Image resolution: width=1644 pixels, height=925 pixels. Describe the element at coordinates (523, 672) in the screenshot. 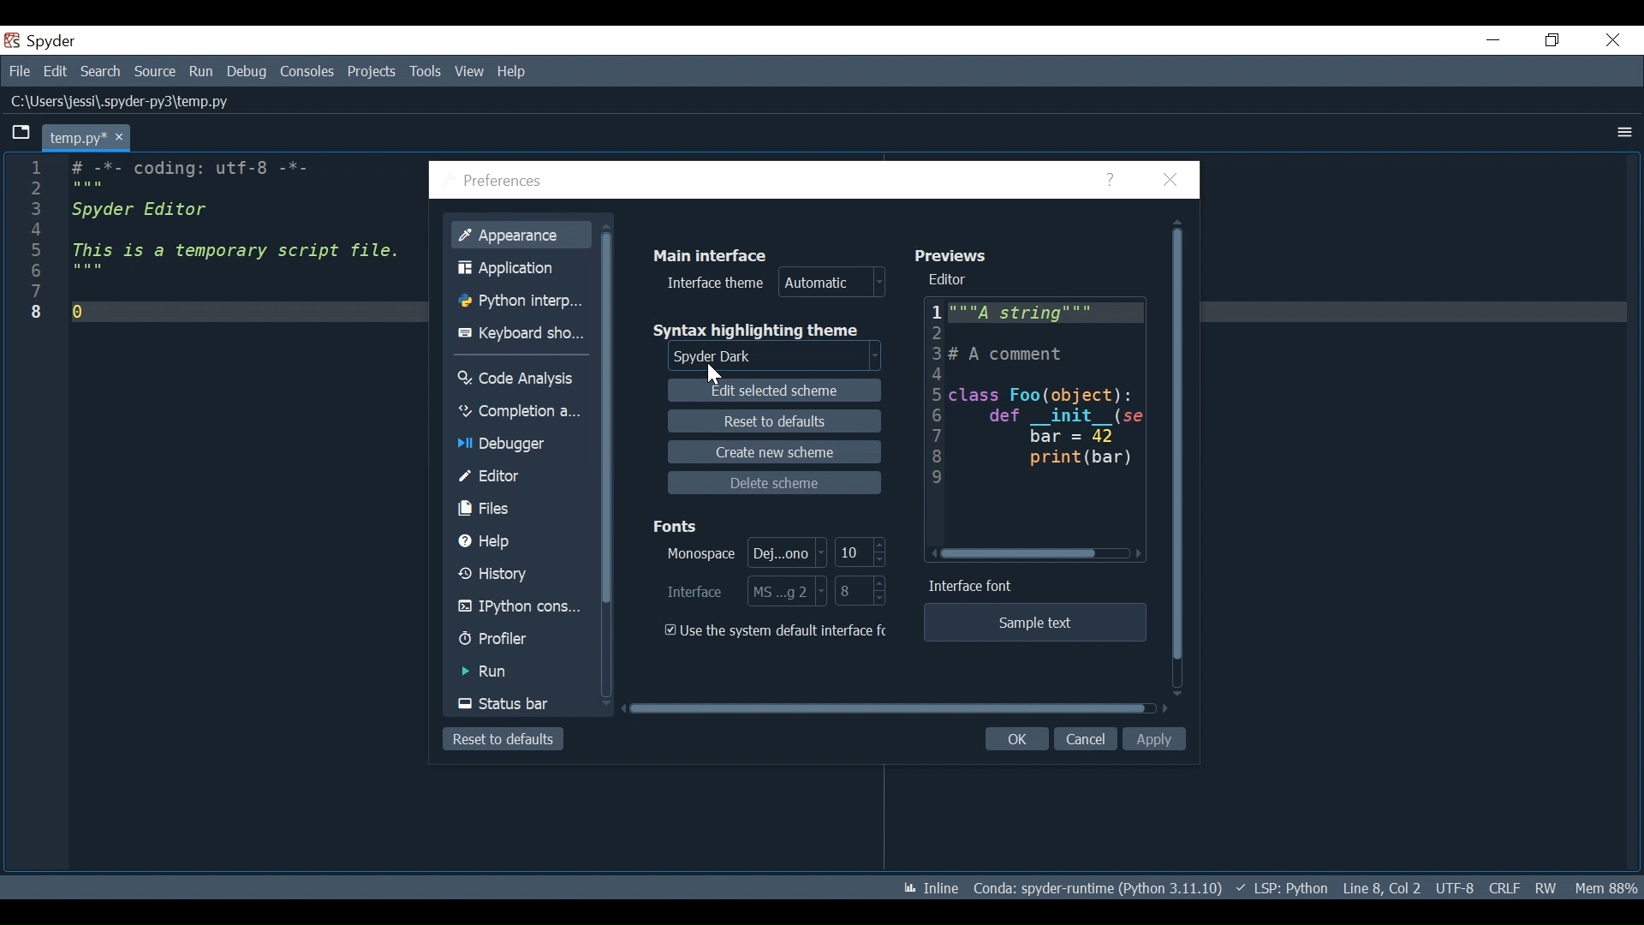

I see `Run` at that location.